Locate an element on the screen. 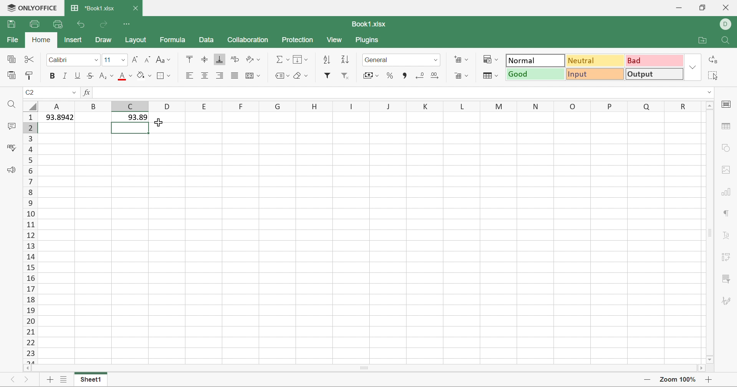 Image resolution: width=737 pixels, height=387 pixels. Decrease decimal is located at coordinates (419, 74).